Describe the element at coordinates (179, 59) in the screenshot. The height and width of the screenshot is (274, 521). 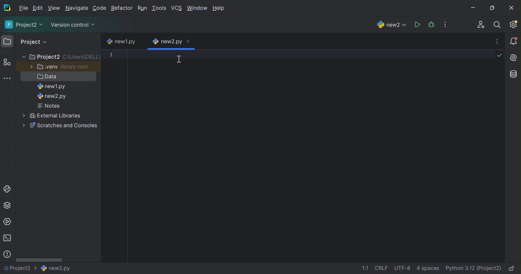
I see `Cursor` at that location.